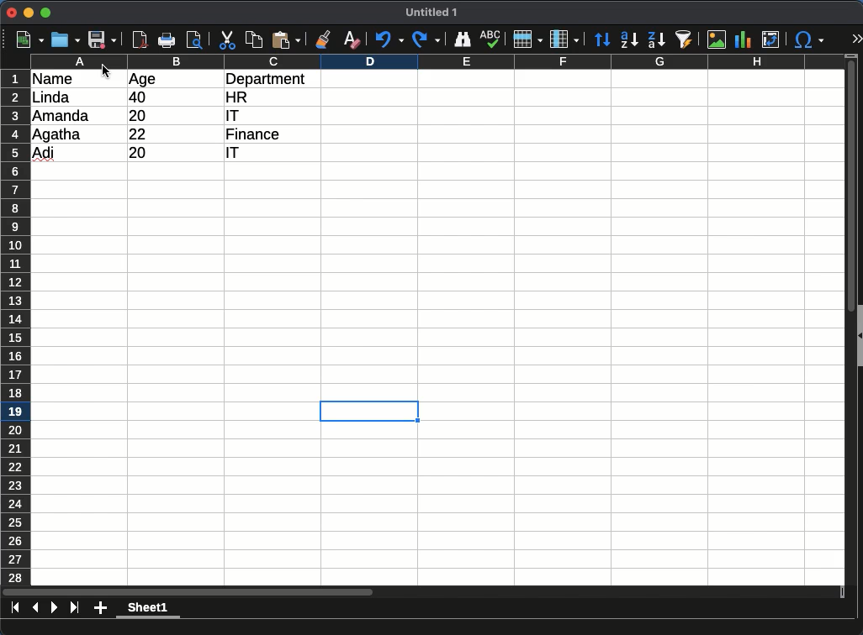 The width and height of the screenshot is (863, 635). I want to click on finder, so click(464, 39).